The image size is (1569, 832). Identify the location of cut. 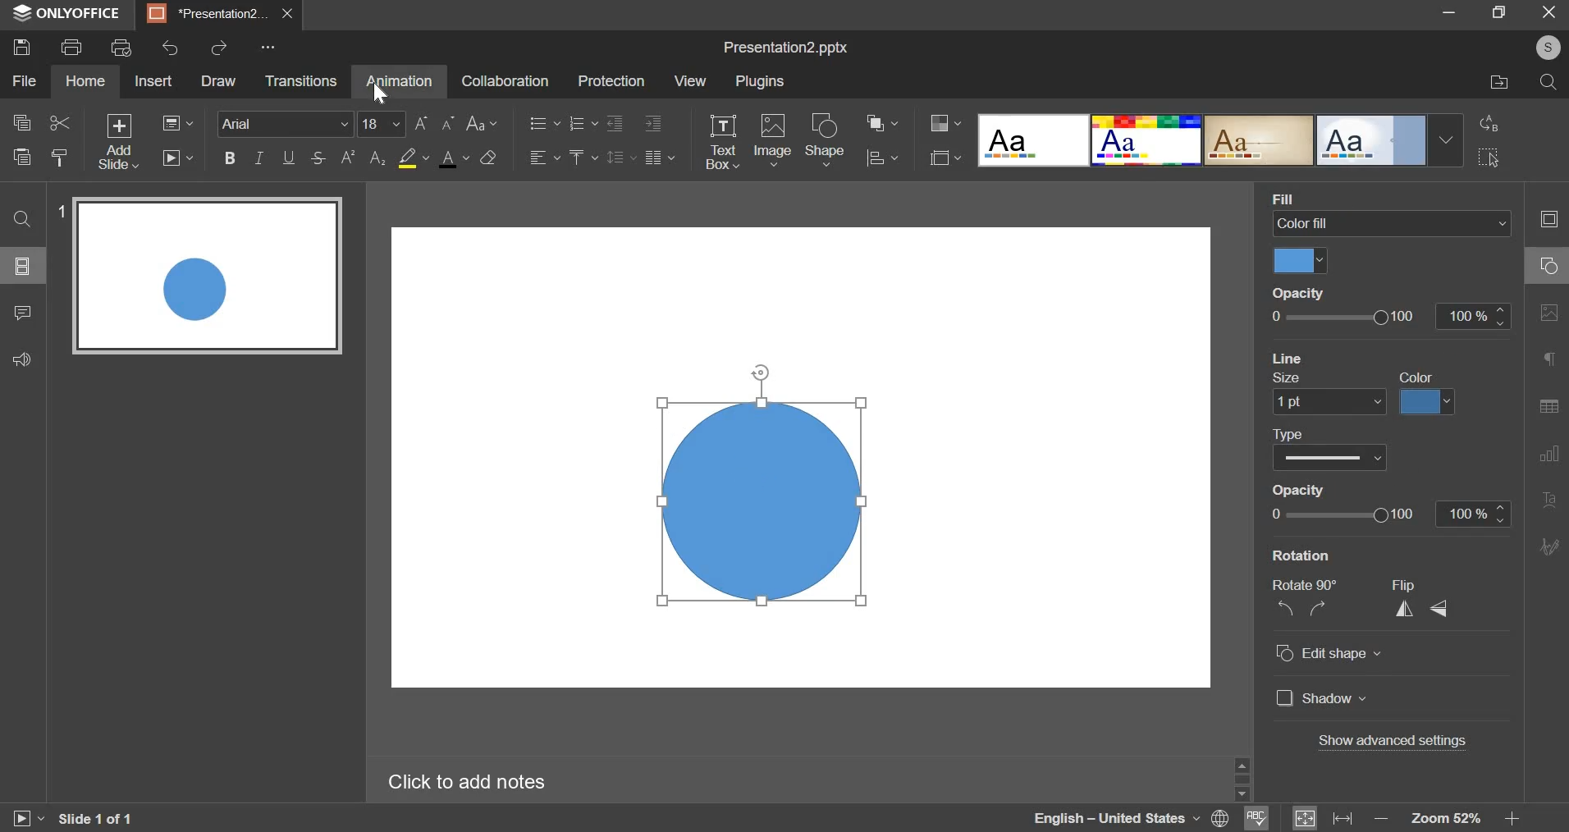
(59, 122).